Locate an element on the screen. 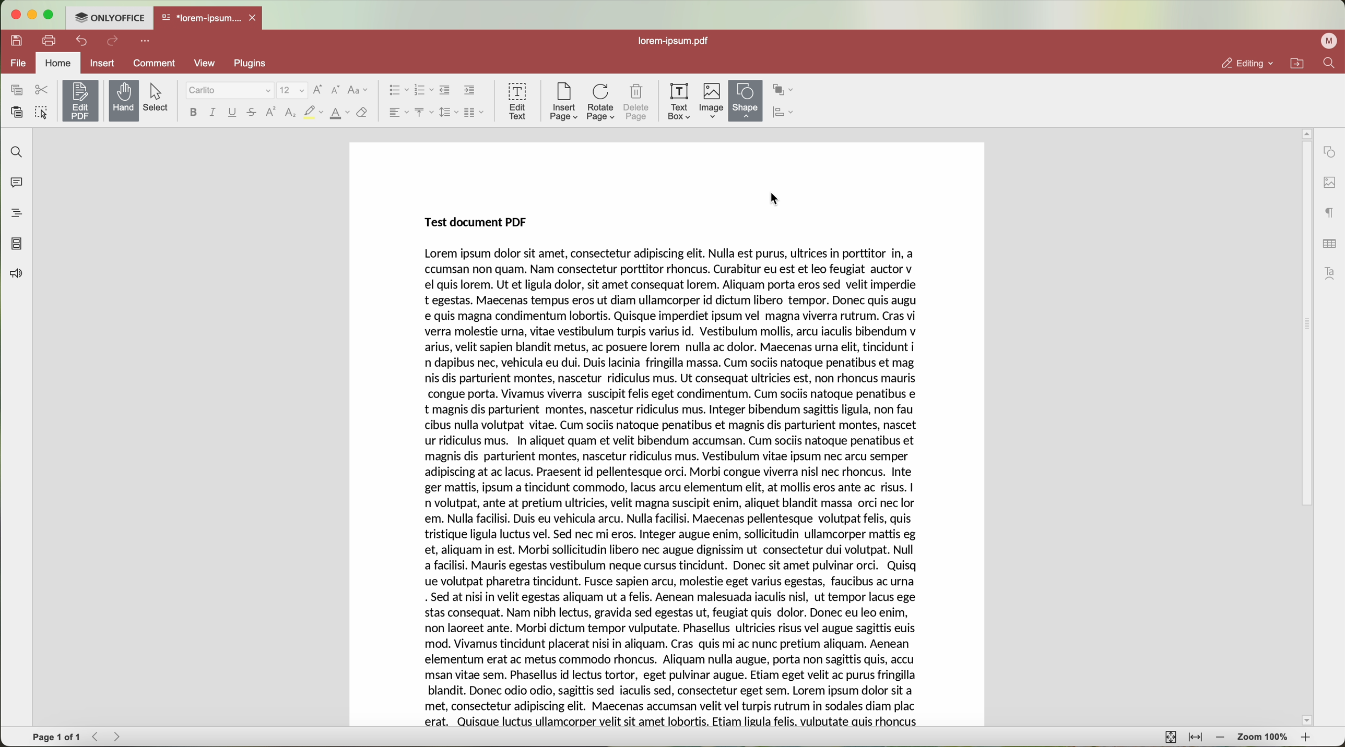 This screenshot has width=1345, height=747. zoom in is located at coordinates (1305, 738).